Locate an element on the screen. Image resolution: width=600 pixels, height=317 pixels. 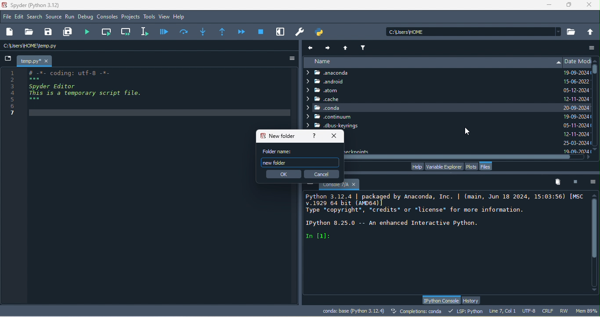
source is located at coordinates (54, 18).